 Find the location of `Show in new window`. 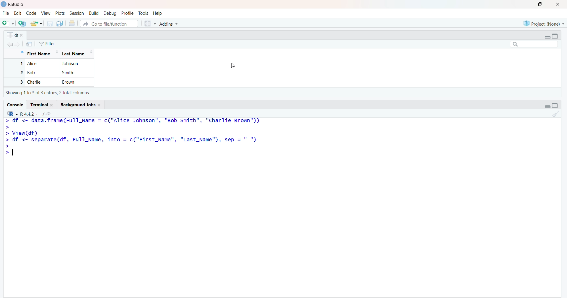

Show in new window is located at coordinates (29, 44).